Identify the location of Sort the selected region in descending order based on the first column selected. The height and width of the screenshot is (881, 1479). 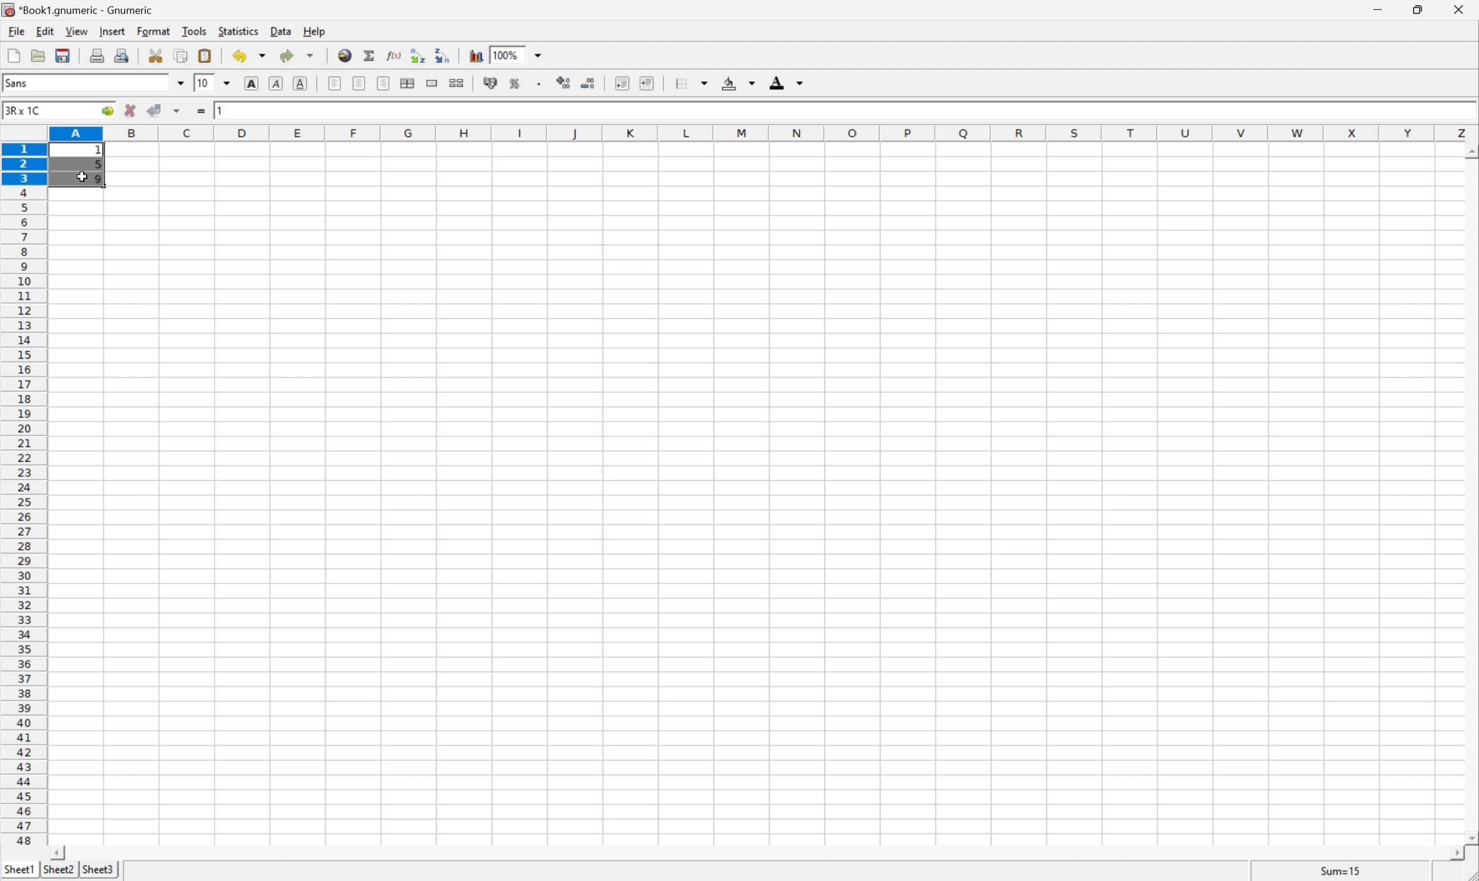
(443, 54).